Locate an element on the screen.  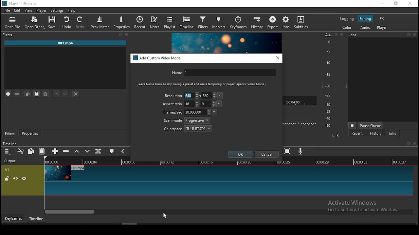
-30 is located at coordinates (329, 104).